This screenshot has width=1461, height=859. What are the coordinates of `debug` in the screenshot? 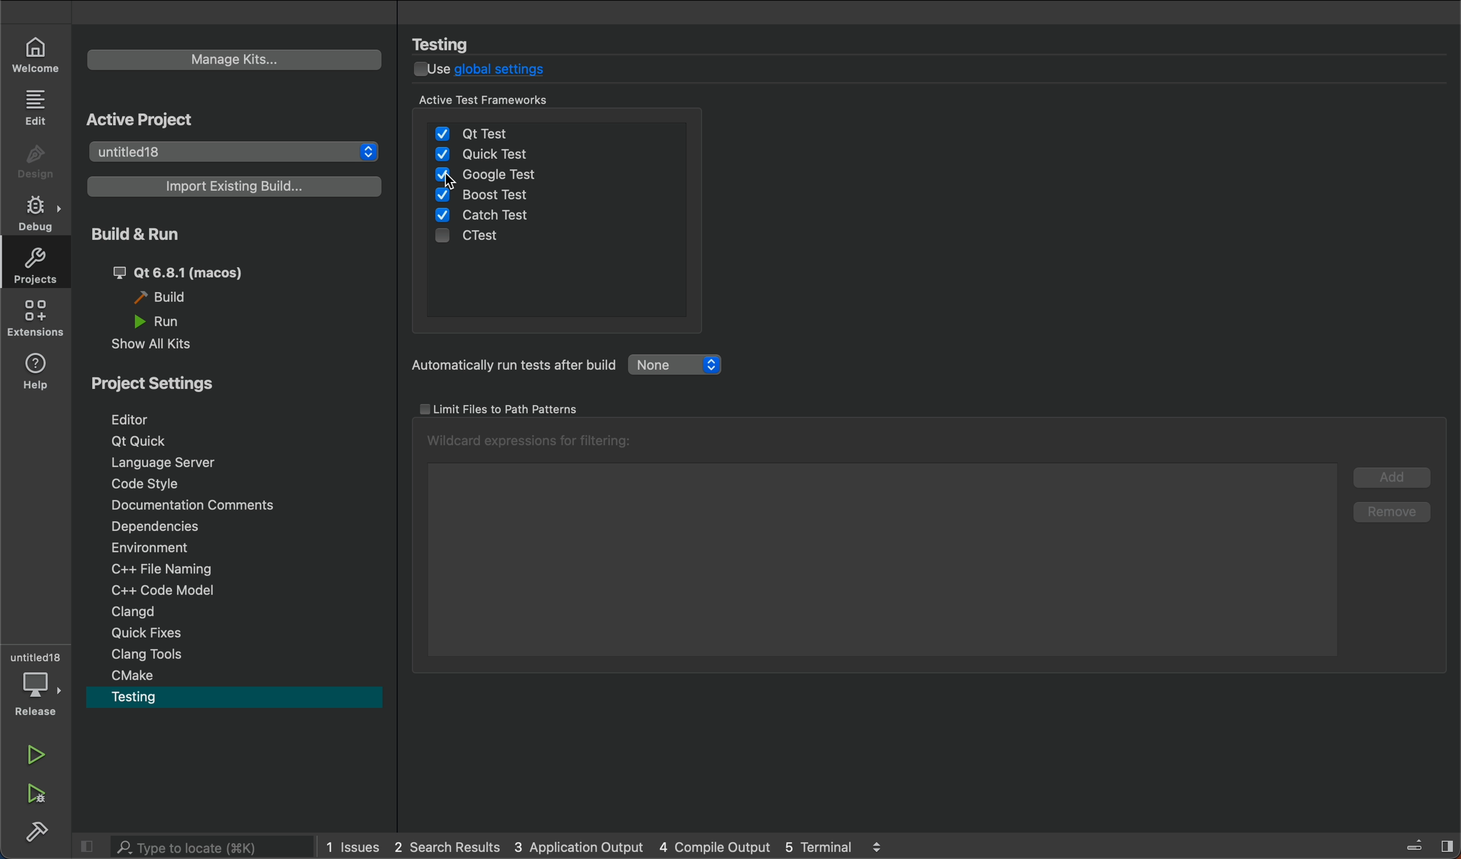 It's located at (34, 213).